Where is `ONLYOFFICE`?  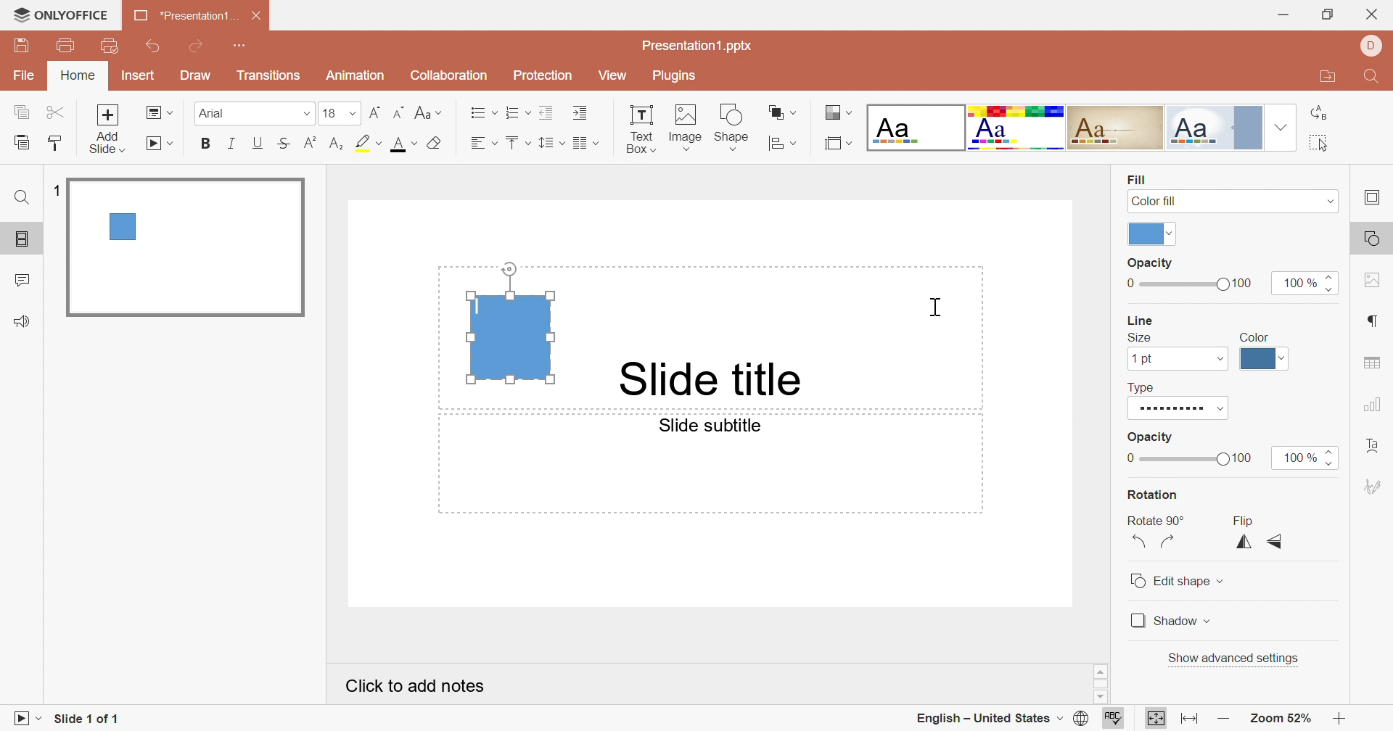 ONLYOFFICE is located at coordinates (62, 14).